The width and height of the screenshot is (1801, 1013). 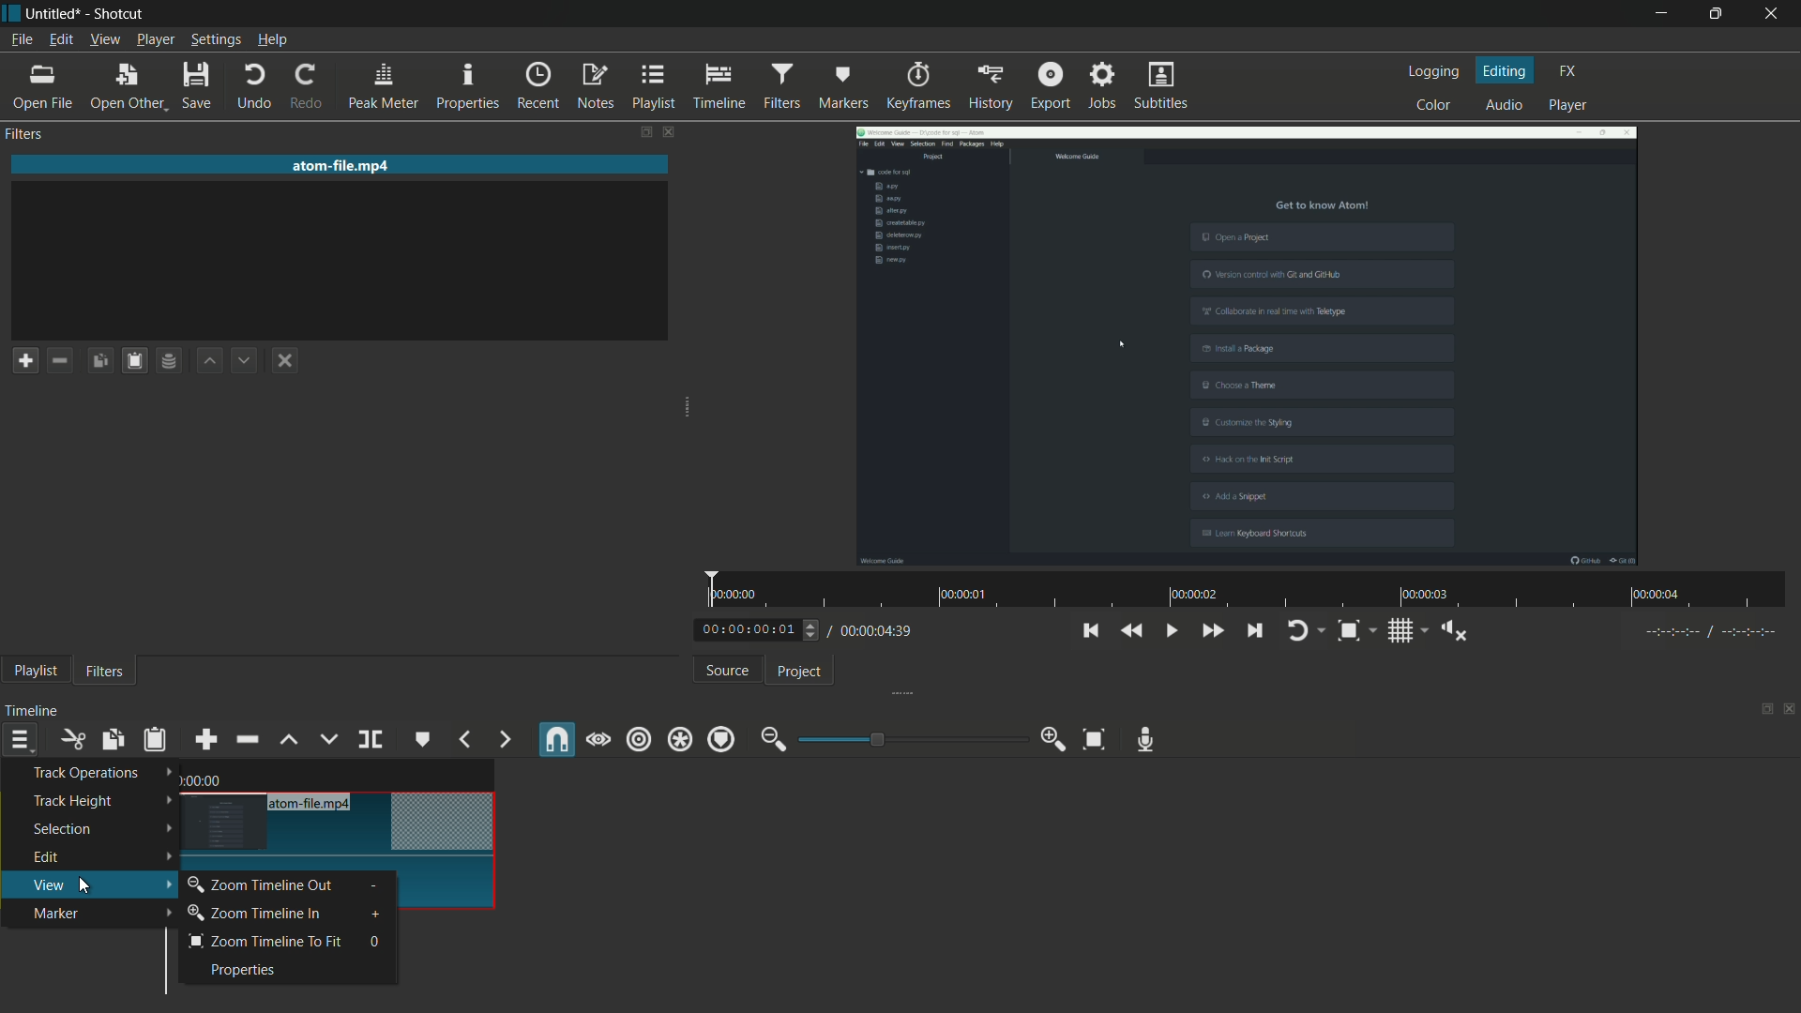 I want to click on timeline, so click(x=719, y=86).